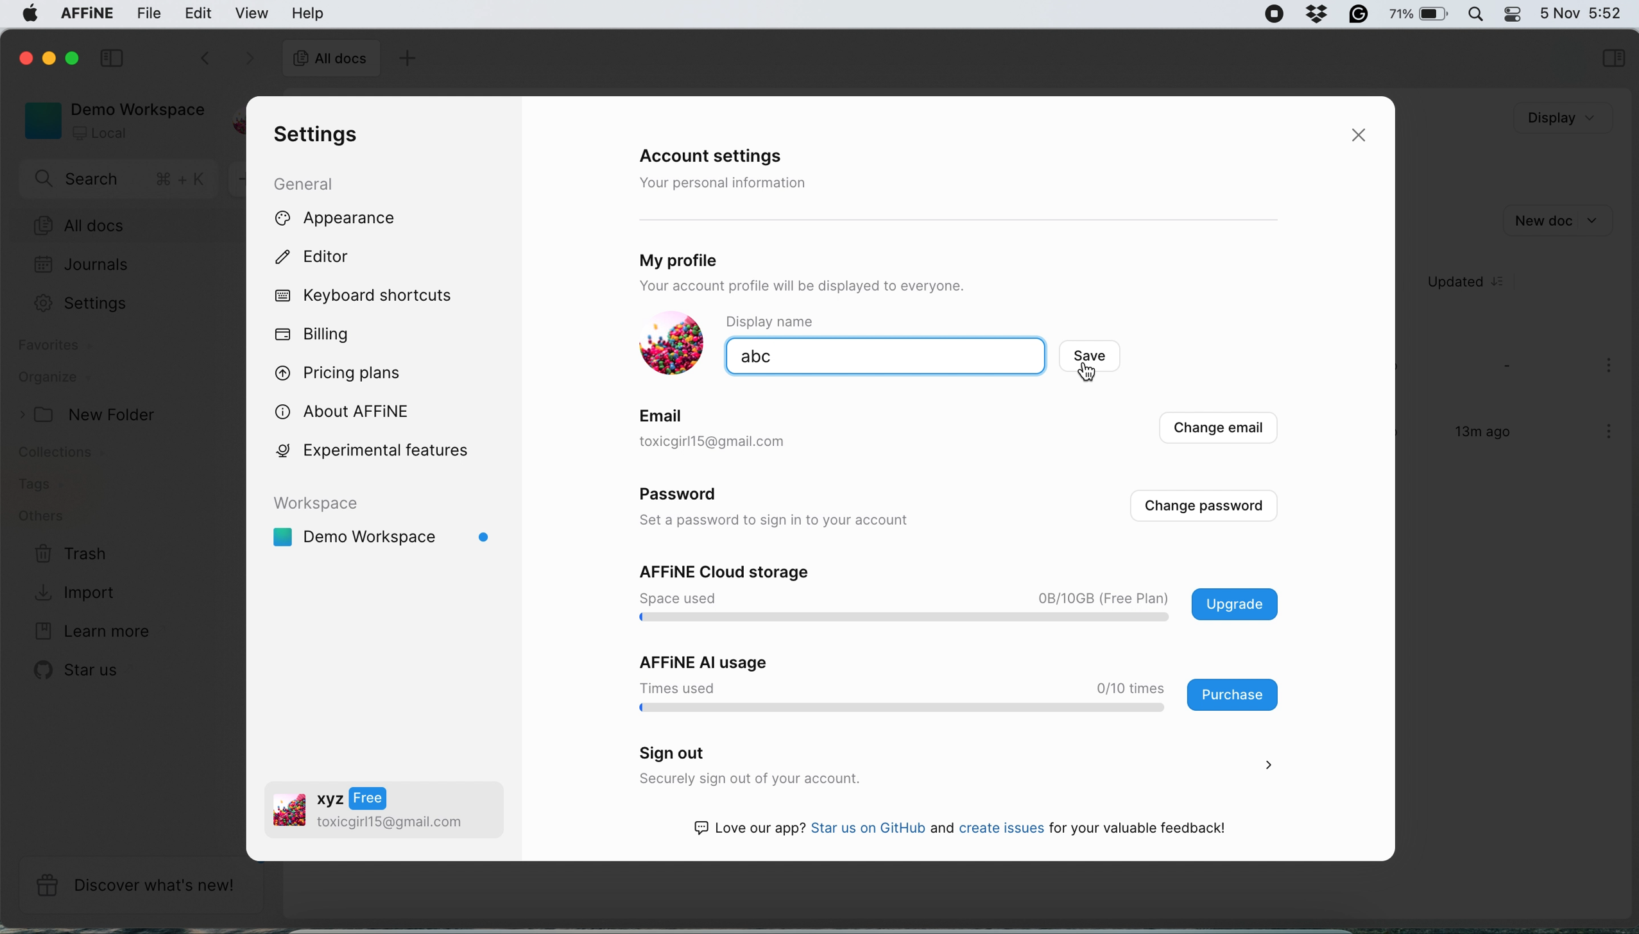  Describe the element at coordinates (1419, 16) in the screenshot. I see `75%` at that location.